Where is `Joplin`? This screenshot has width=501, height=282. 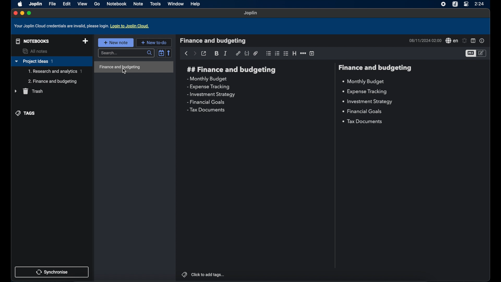
Joplin is located at coordinates (35, 4).